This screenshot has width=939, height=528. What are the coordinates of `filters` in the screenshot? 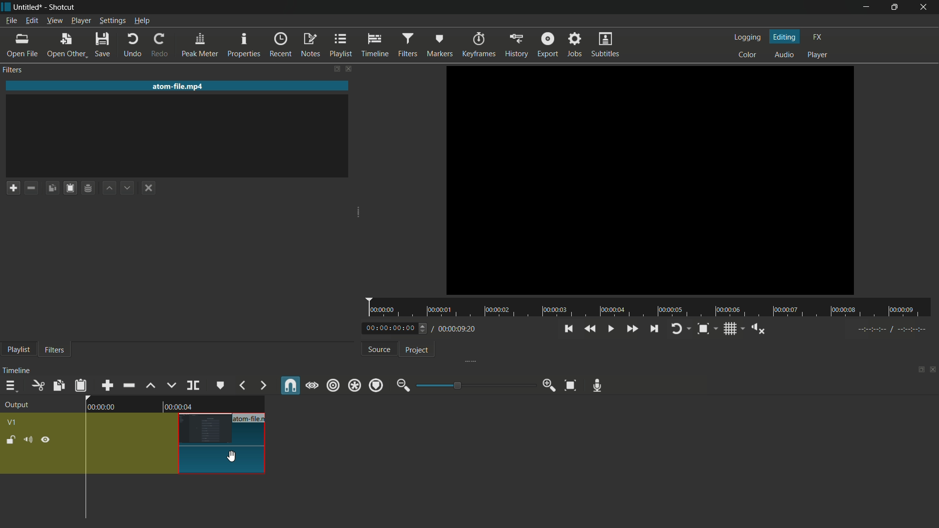 It's located at (13, 70).